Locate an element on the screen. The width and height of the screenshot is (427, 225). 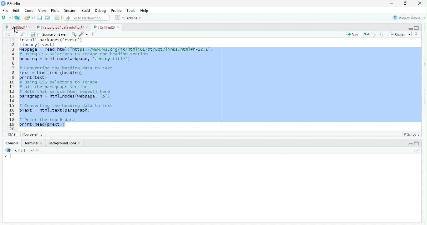
option is located at coordinates (119, 17).